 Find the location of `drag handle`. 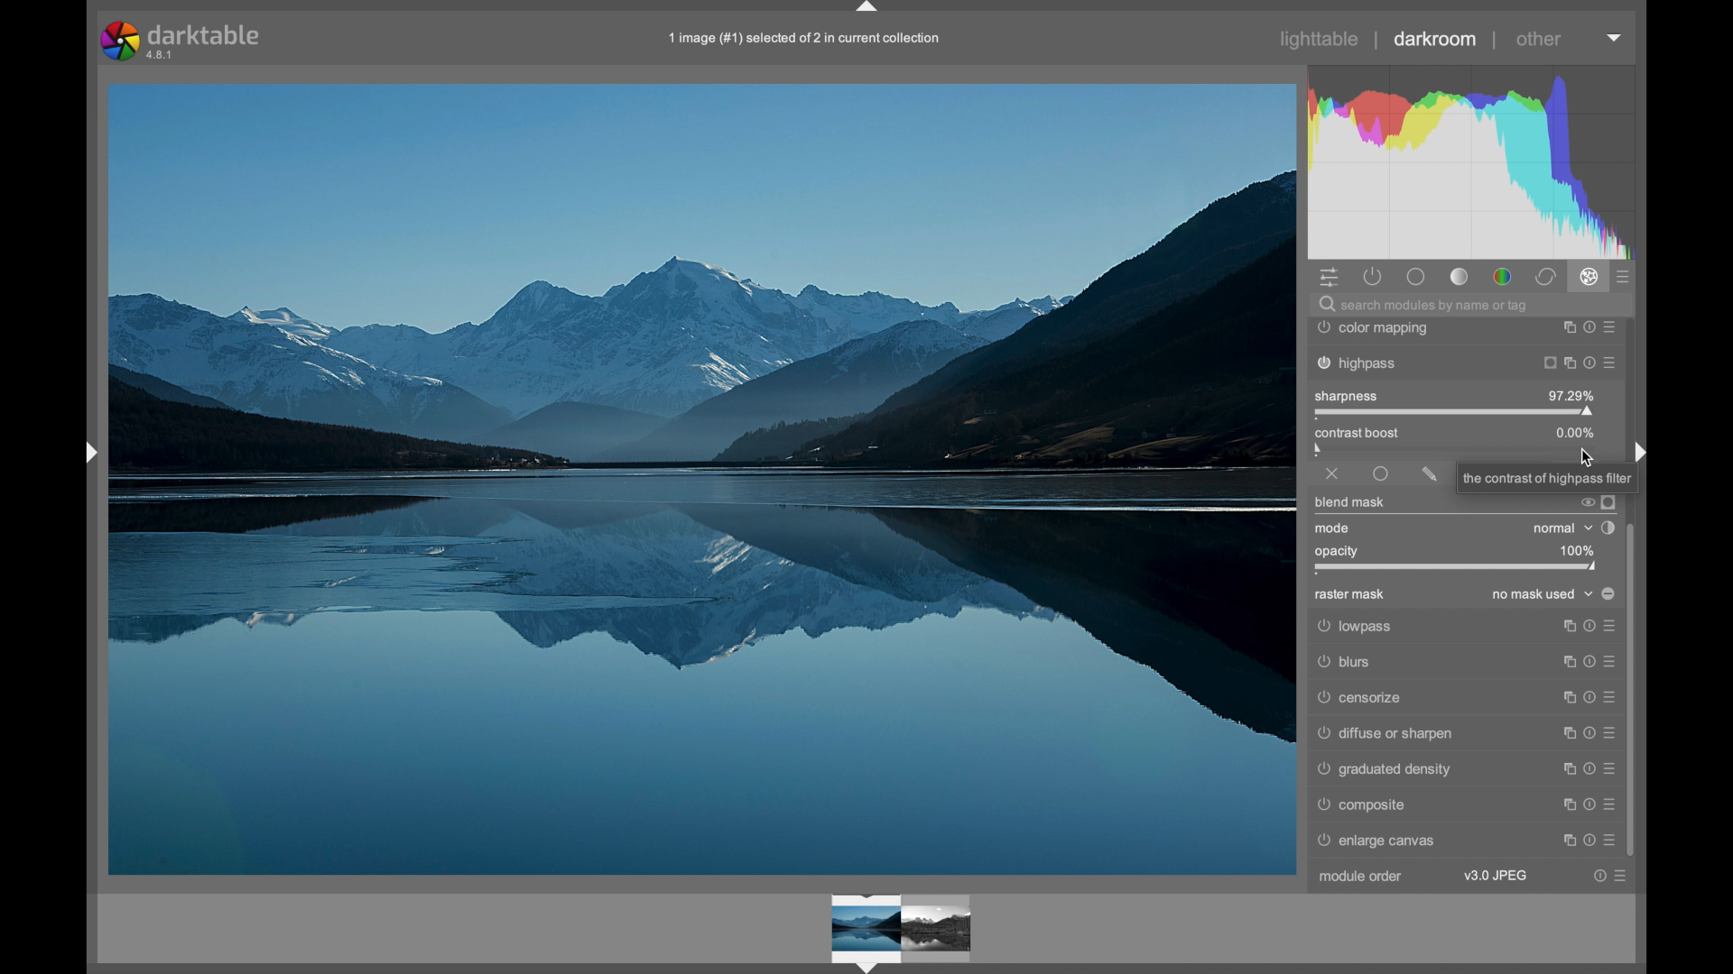

drag handle is located at coordinates (867, 9).